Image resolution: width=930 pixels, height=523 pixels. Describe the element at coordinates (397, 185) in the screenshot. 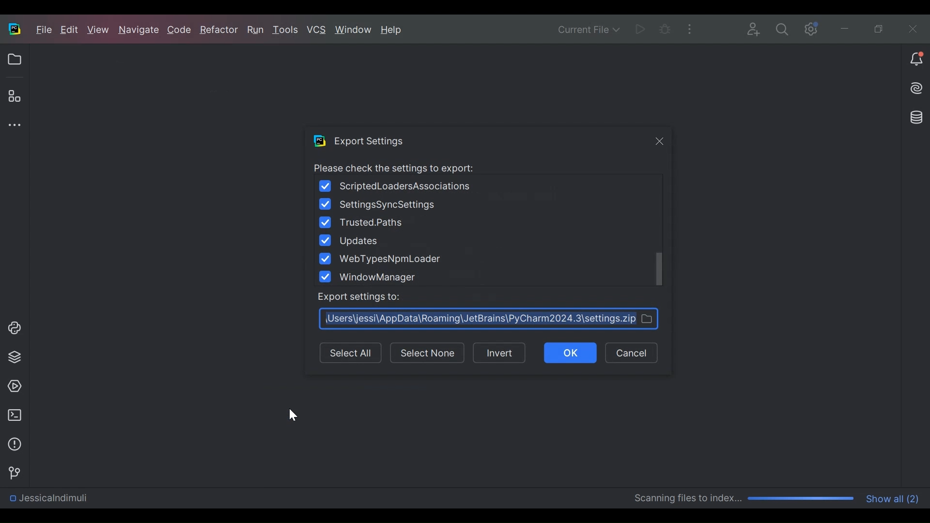

I see `(un)check ScripteLoadersAssociation` at that location.